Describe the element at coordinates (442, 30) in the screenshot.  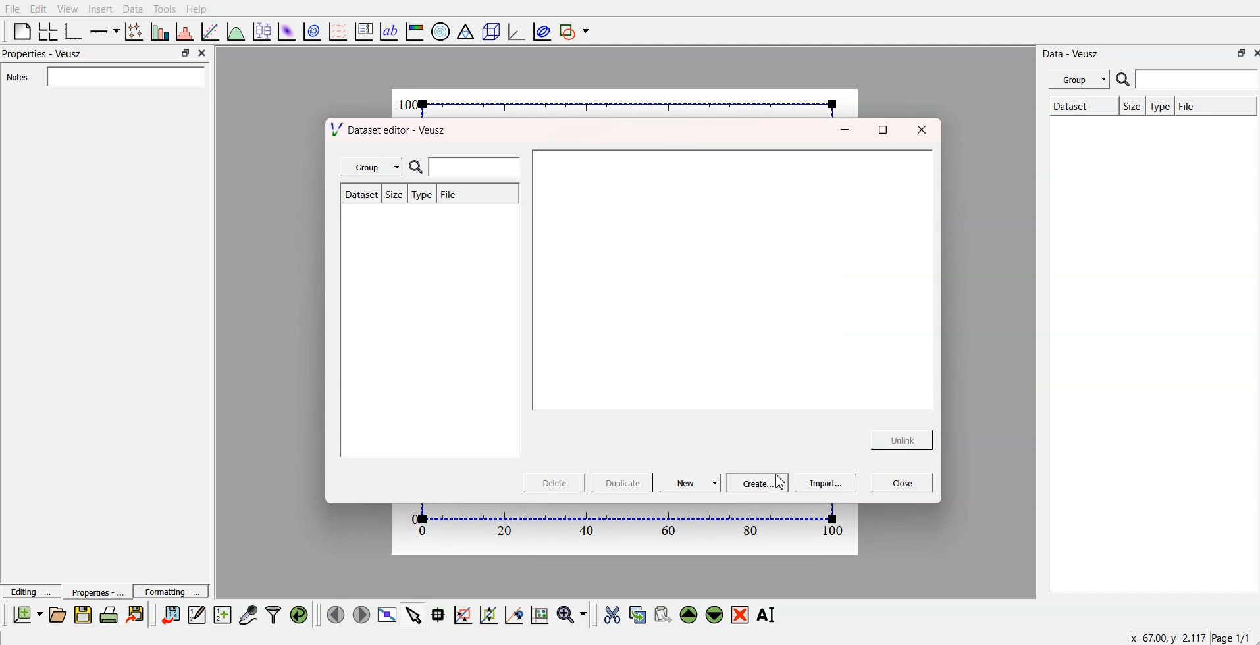
I see `polar graph` at that location.